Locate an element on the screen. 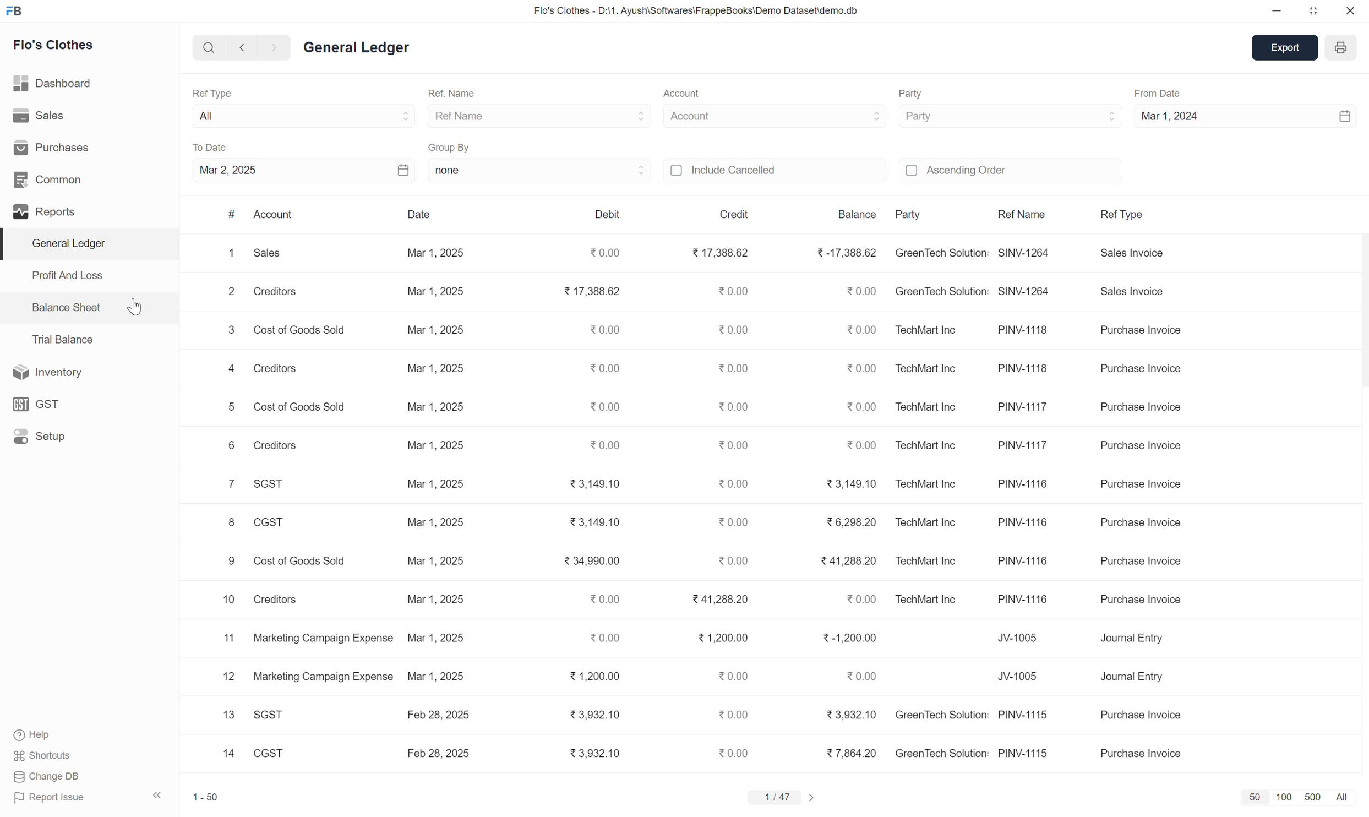 This screenshot has height=817, width=1369. Mar 1, 2025 is located at coordinates (438, 293).